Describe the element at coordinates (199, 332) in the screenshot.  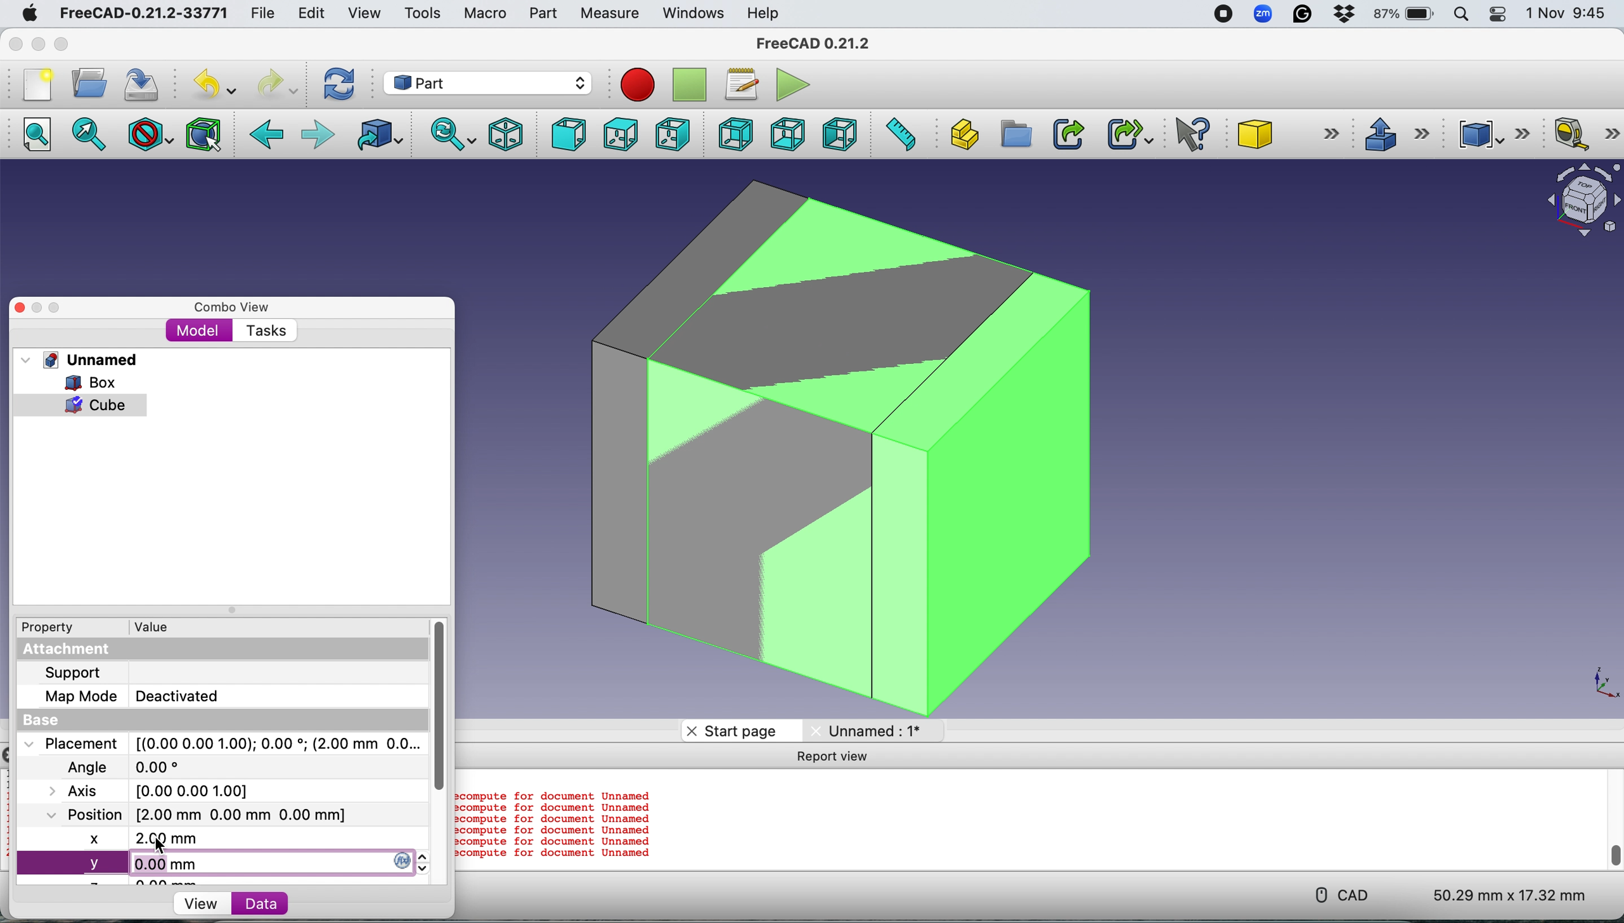
I see `Model` at that location.